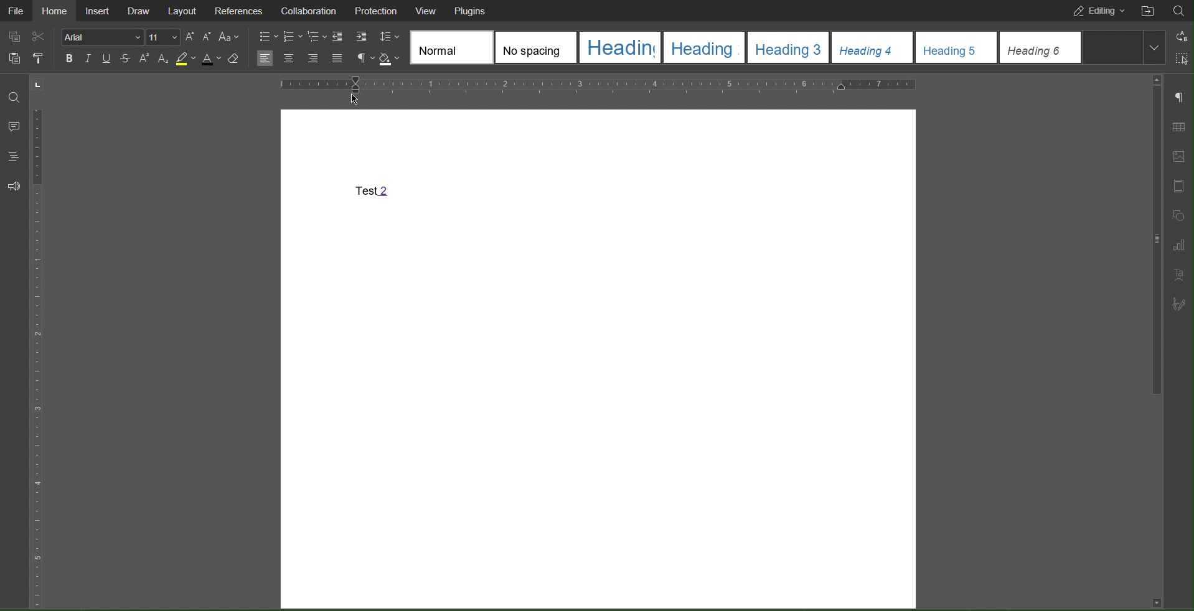 The height and width of the screenshot is (611, 1194). What do you see at coordinates (392, 58) in the screenshot?
I see `Fill Color` at bounding box center [392, 58].